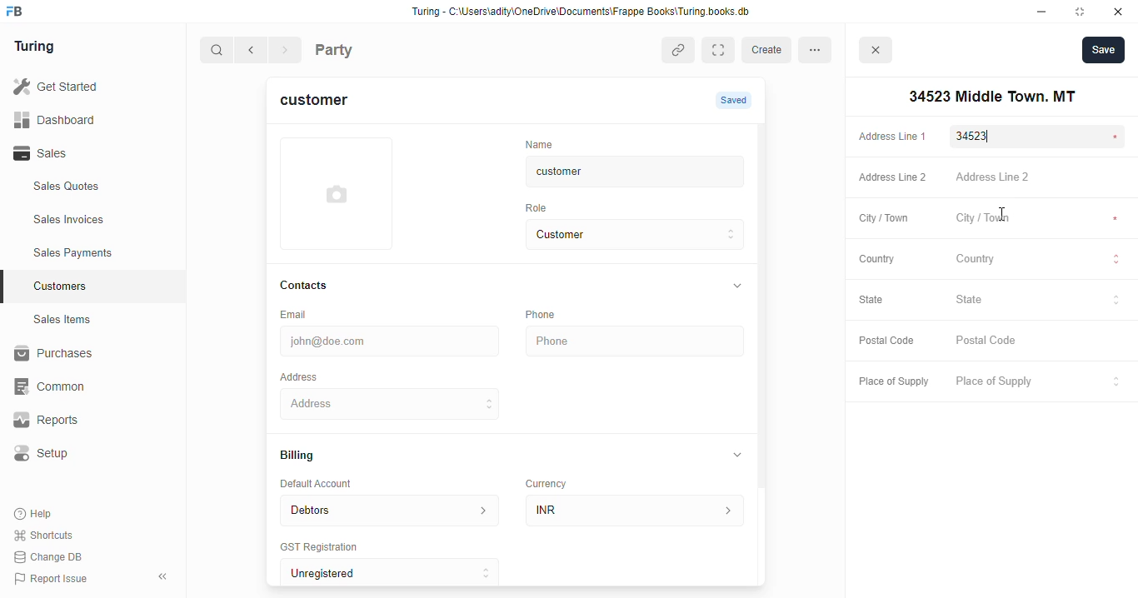 The height and width of the screenshot is (598, 1138). What do you see at coordinates (397, 573) in the screenshot?
I see `Unregistered` at bounding box center [397, 573].